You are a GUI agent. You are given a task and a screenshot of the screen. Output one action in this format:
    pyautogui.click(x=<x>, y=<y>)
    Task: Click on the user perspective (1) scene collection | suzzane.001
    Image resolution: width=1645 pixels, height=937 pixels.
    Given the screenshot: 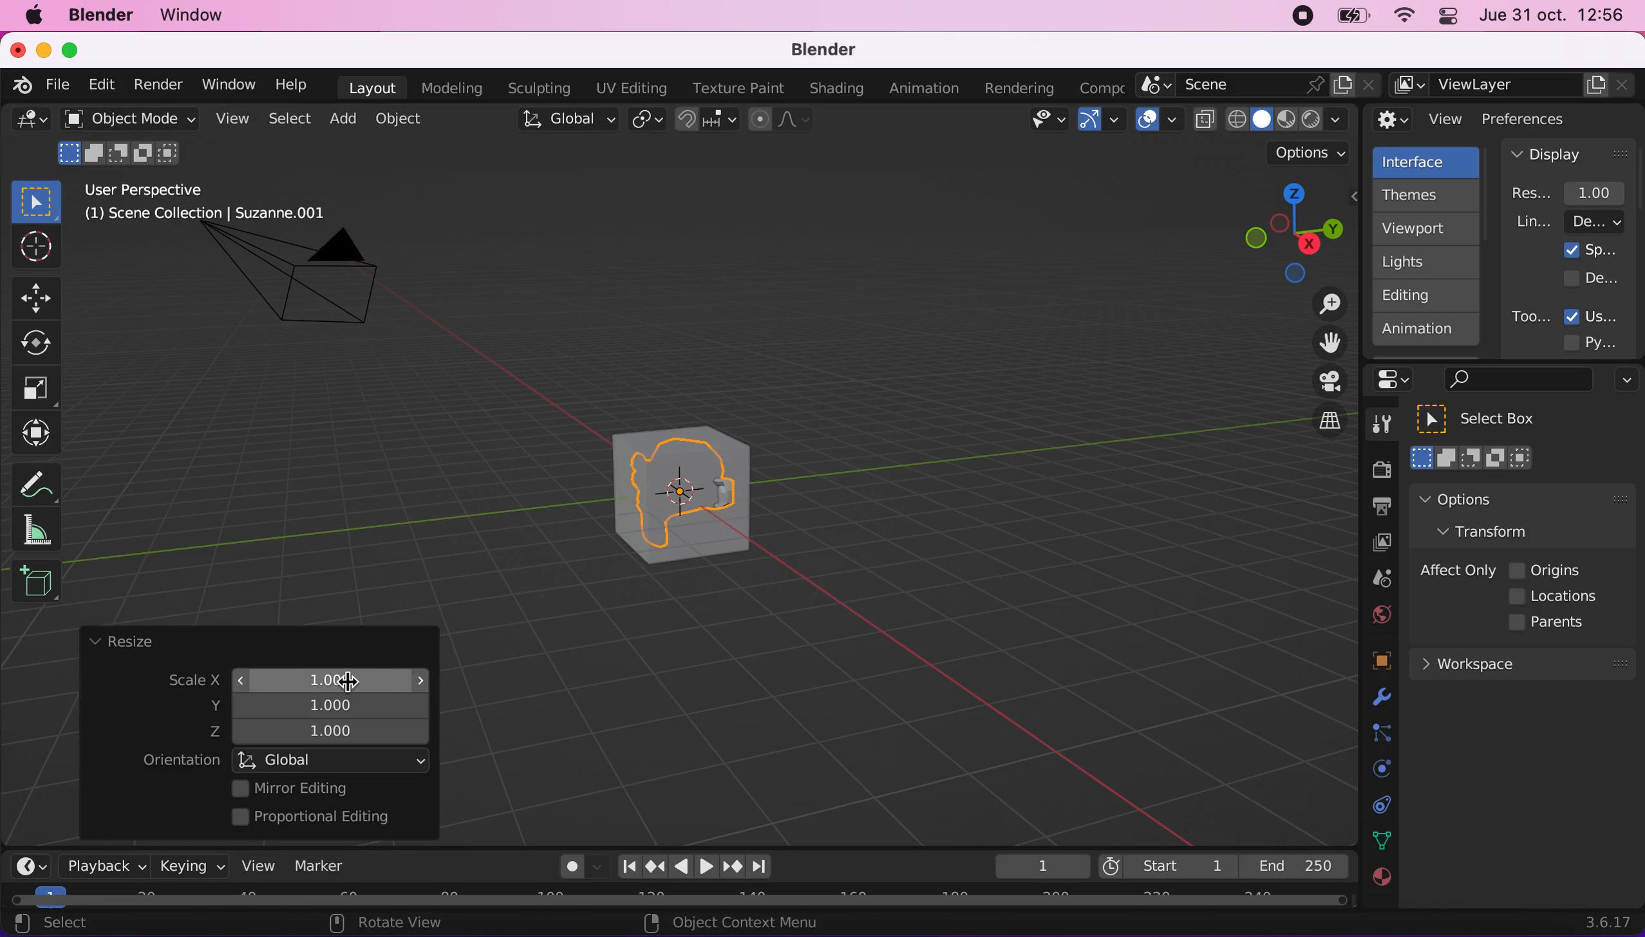 What is the action you would take?
    pyautogui.click(x=215, y=203)
    